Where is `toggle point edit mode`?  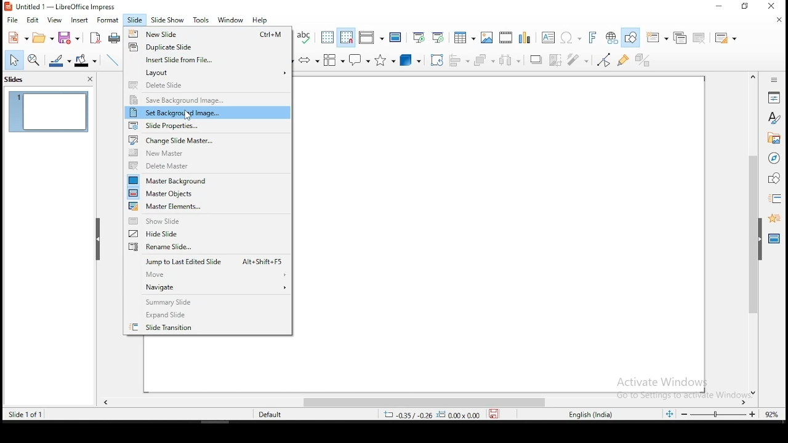 toggle point edit mode is located at coordinates (605, 59).